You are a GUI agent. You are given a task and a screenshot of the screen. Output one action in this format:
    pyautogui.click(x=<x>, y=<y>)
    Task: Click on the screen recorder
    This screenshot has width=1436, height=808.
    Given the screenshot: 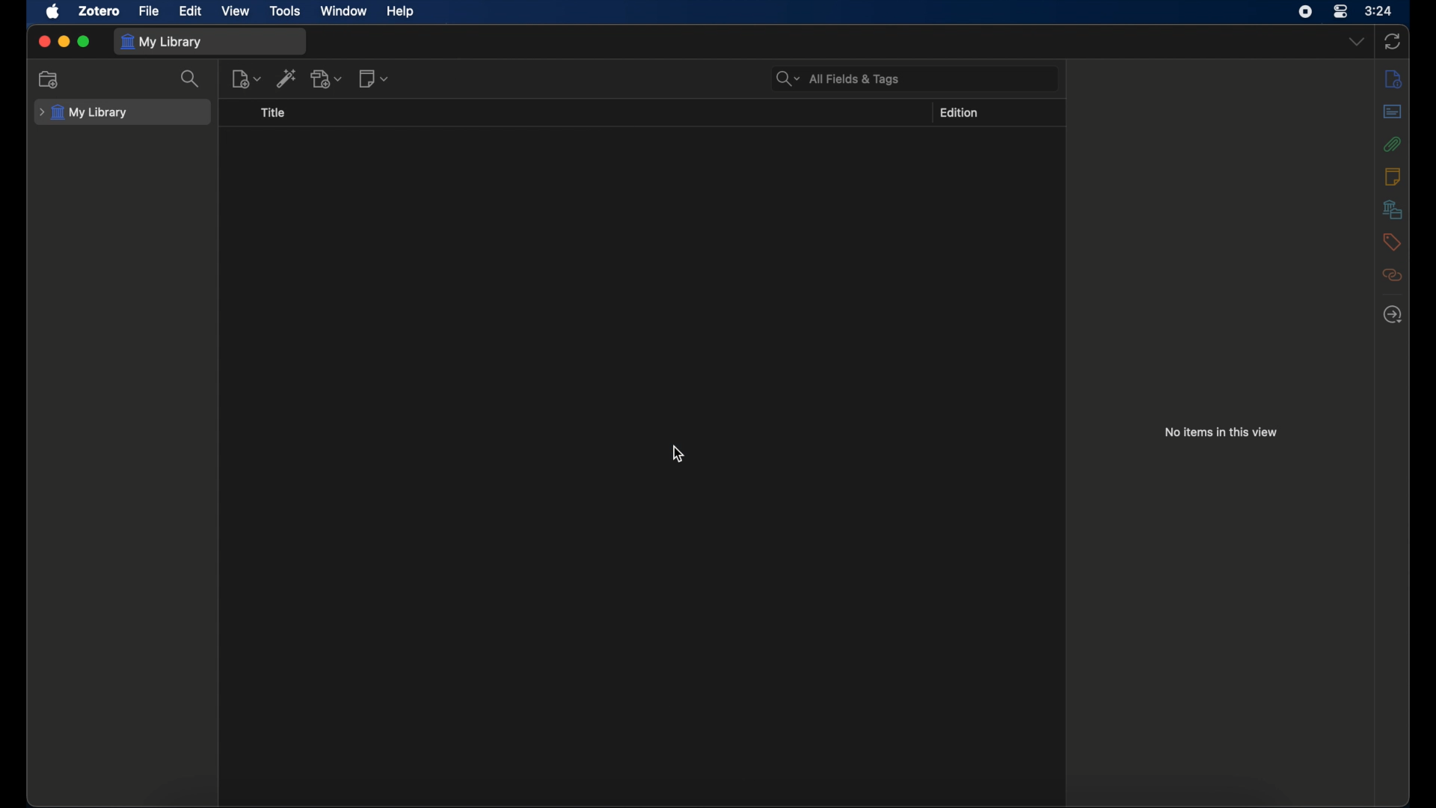 What is the action you would take?
    pyautogui.click(x=1305, y=12)
    